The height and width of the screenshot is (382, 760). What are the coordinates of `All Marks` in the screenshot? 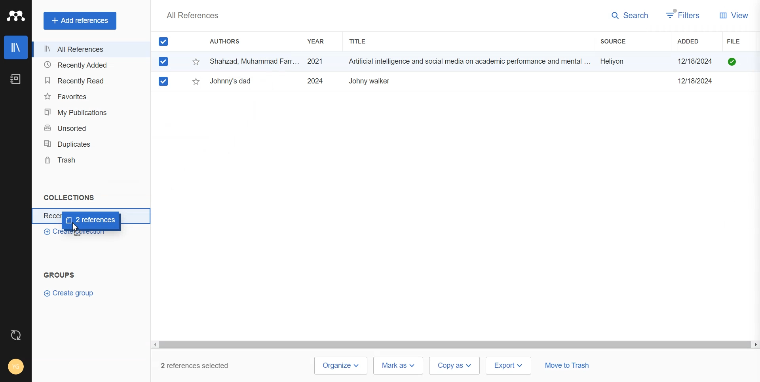 It's located at (163, 41).